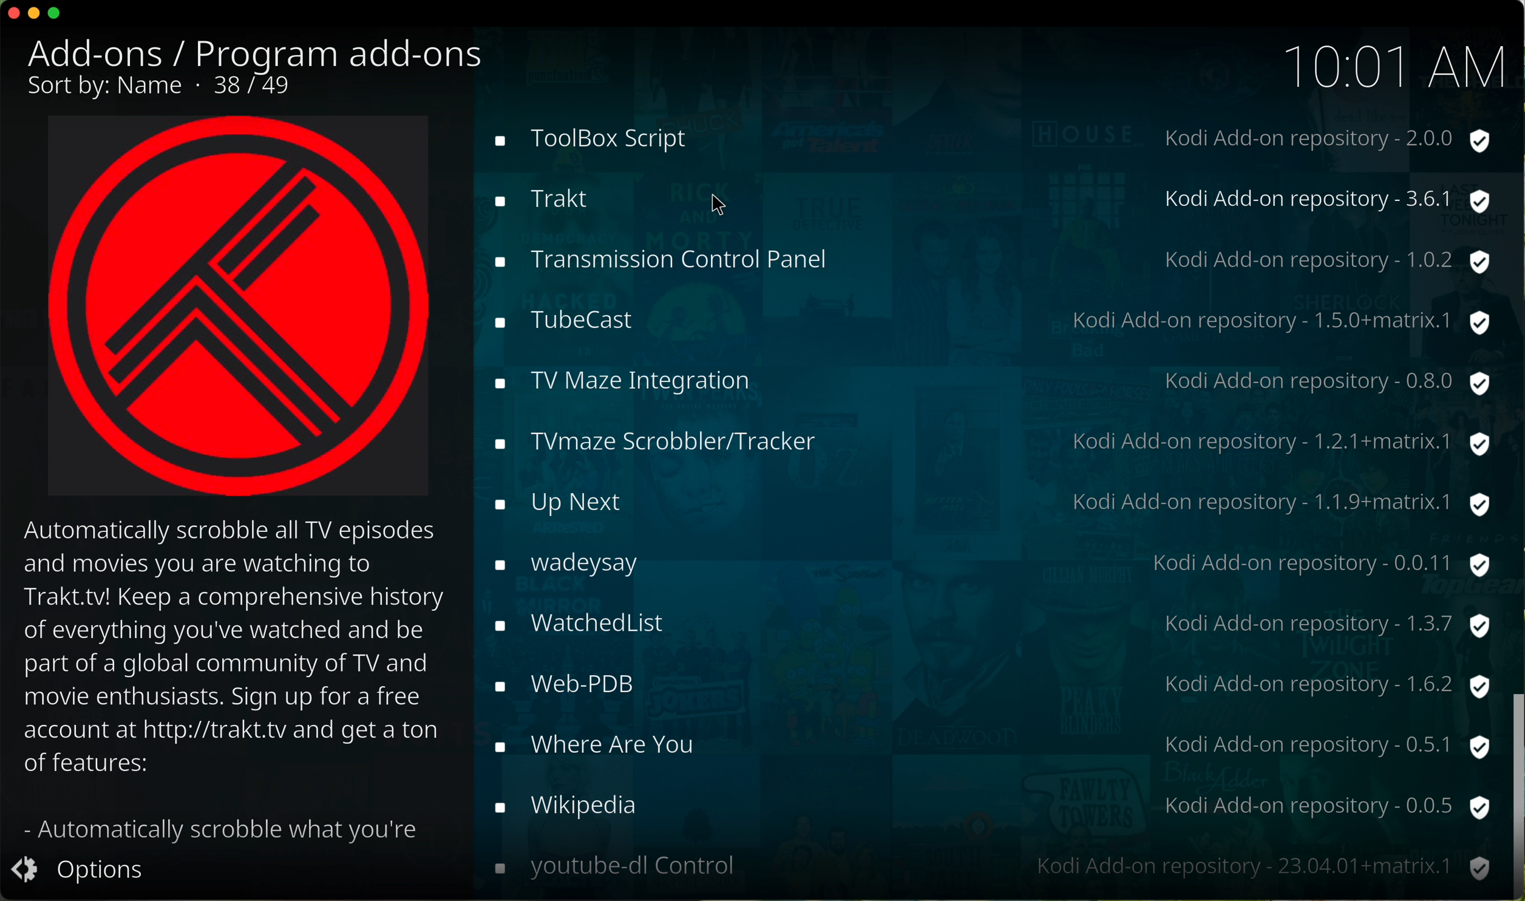 The height and width of the screenshot is (901, 1525). Describe the element at coordinates (990, 500) in the screenshot. I see `up next` at that location.